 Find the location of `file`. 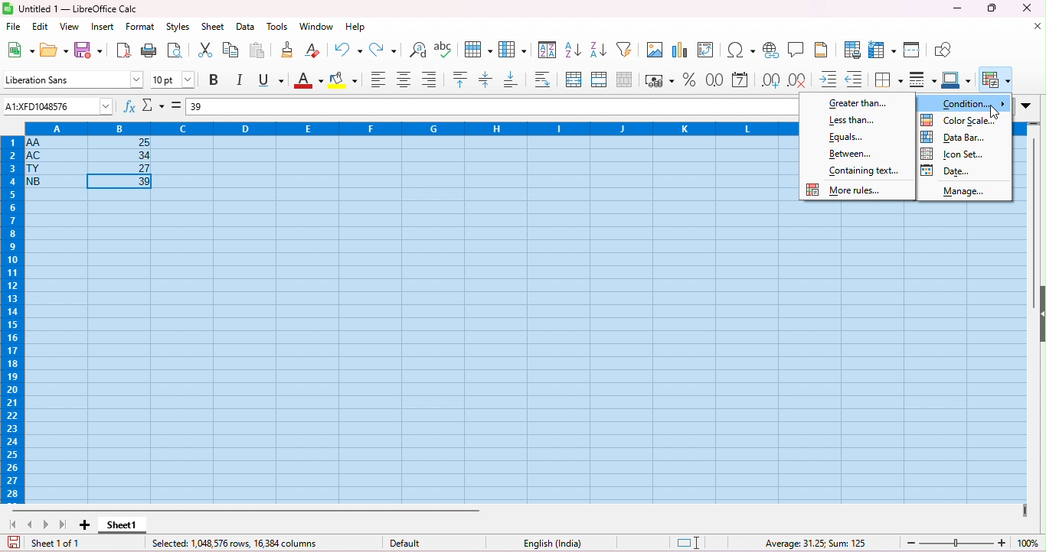

file is located at coordinates (14, 27).